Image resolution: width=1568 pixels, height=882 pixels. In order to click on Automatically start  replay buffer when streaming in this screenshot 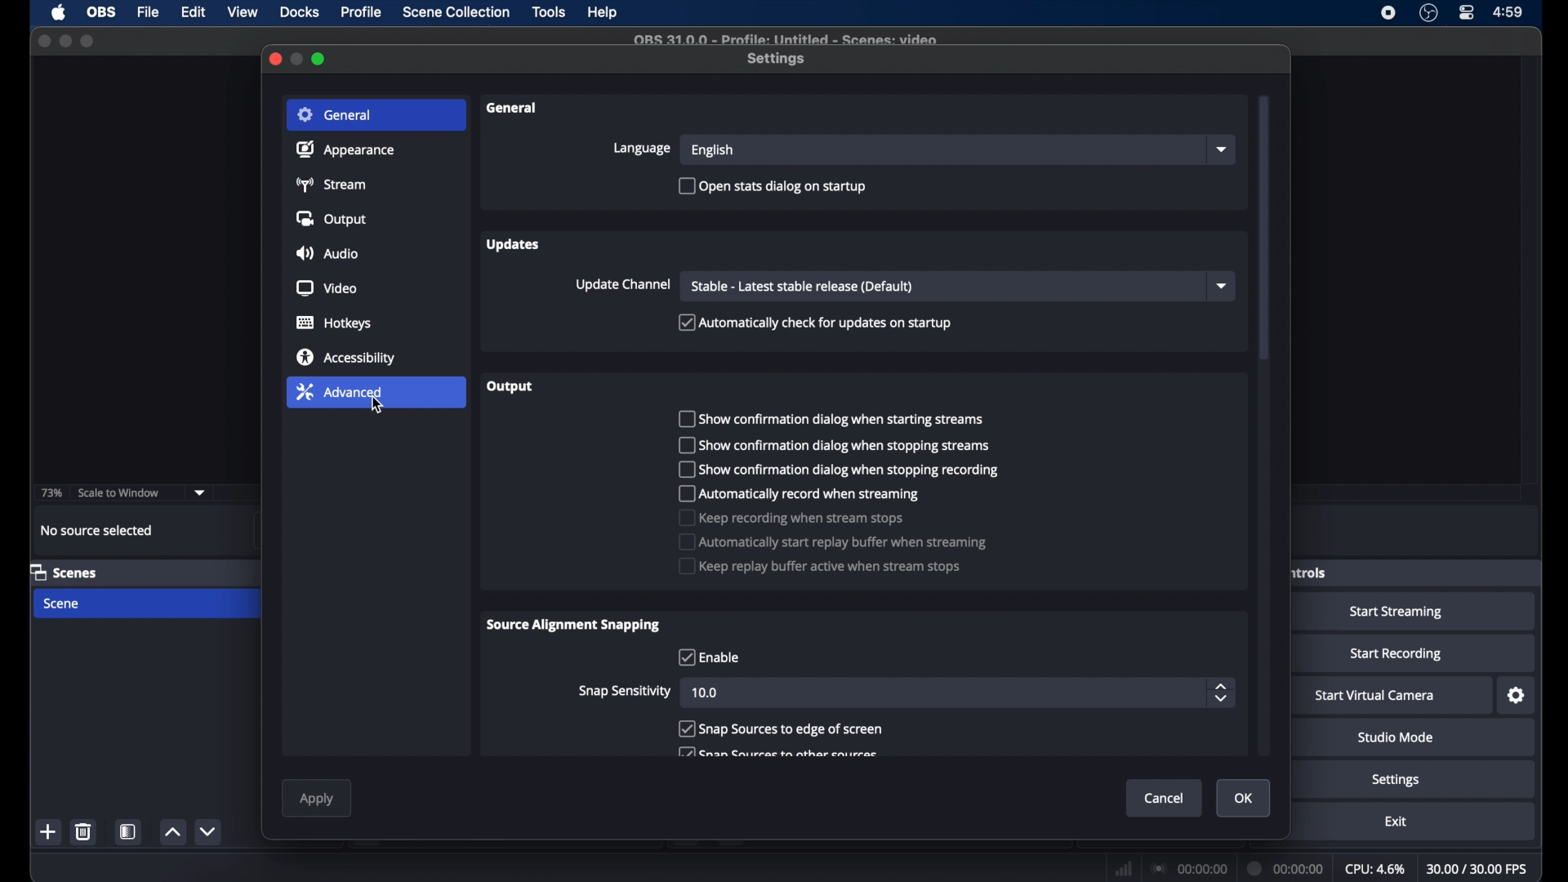, I will do `click(833, 542)`.